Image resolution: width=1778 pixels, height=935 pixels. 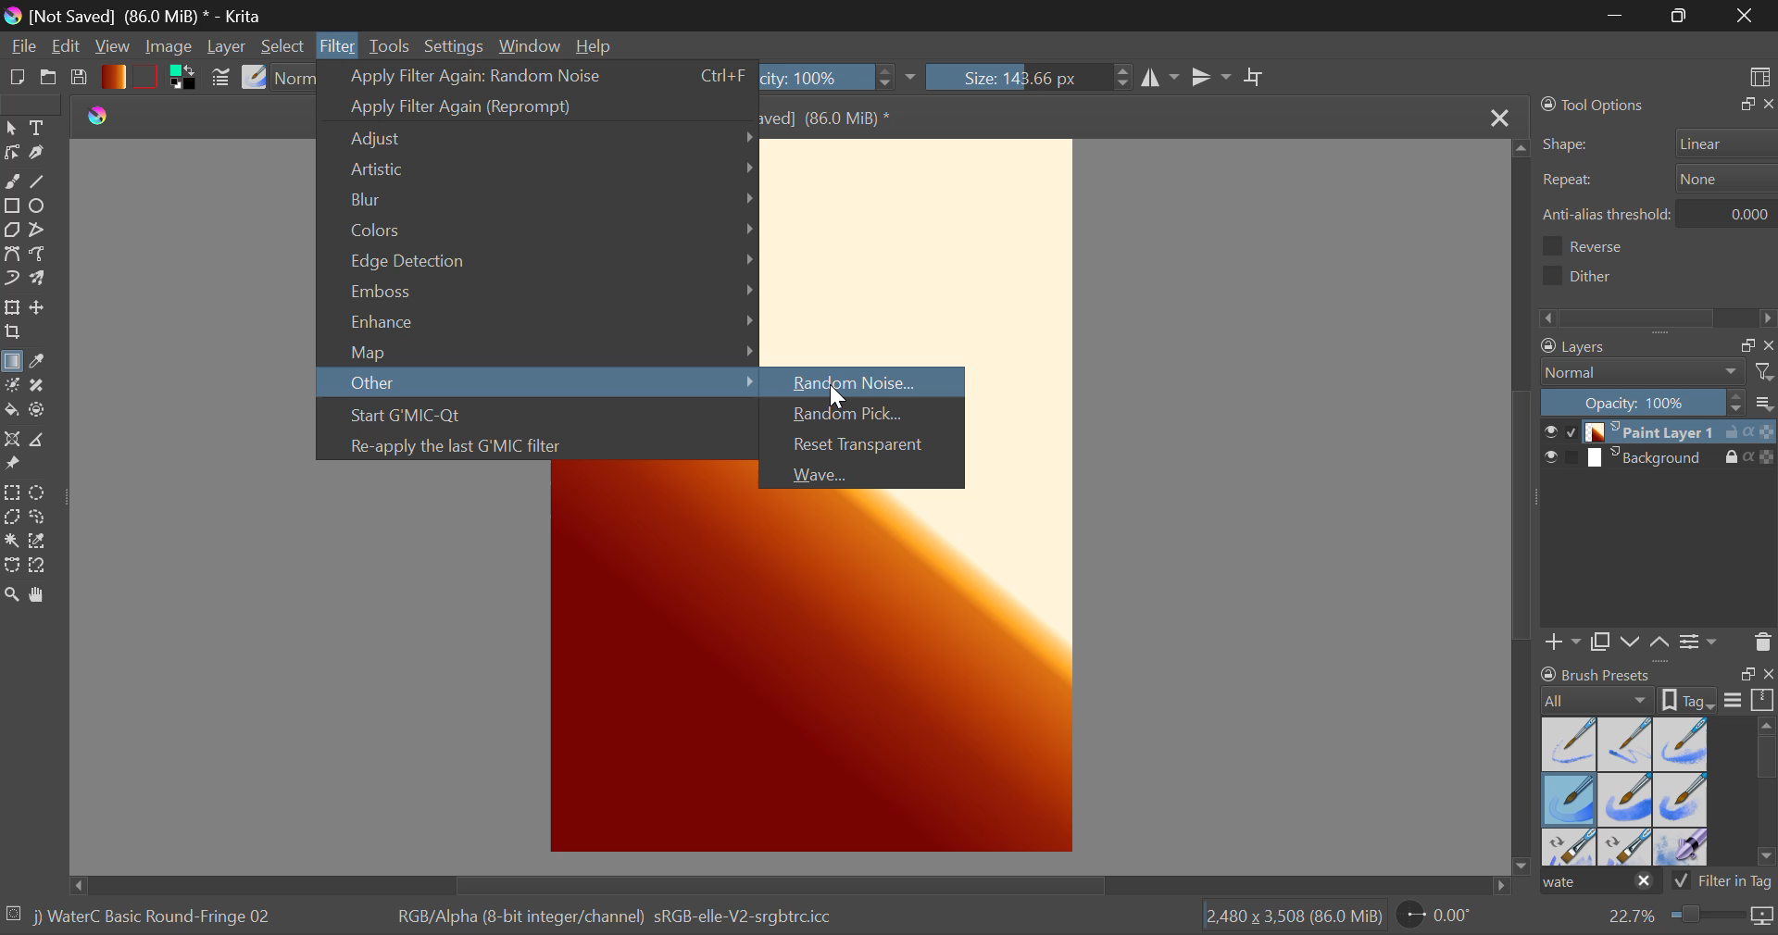 I want to click on Brush Presets, so click(x=254, y=79).